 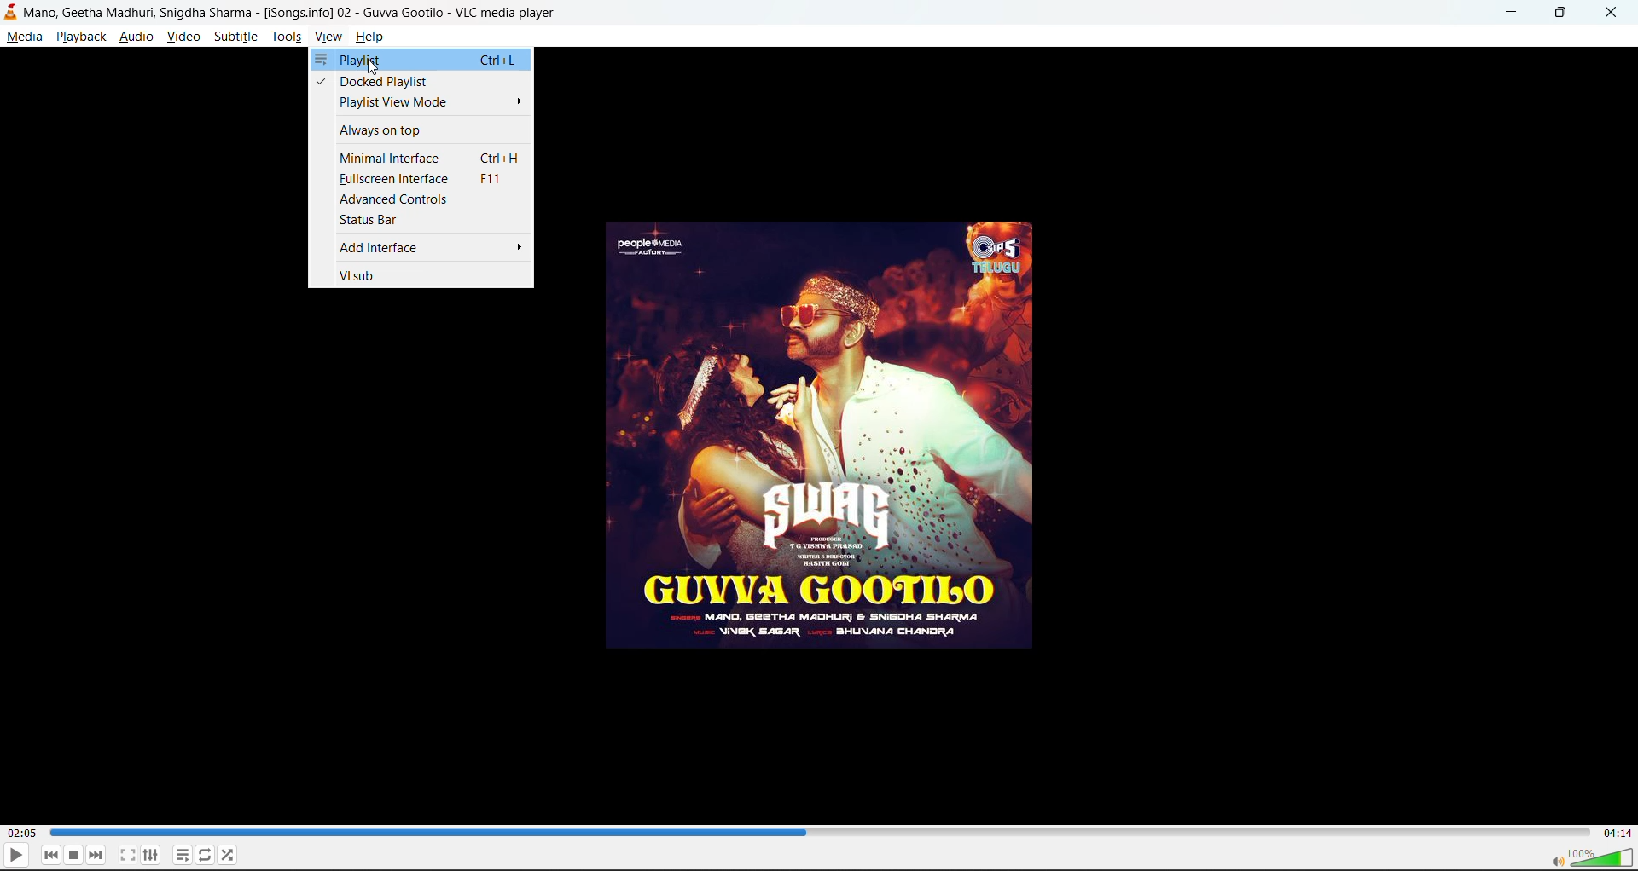 What do you see at coordinates (96, 855) in the screenshot?
I see `next` at bounding box center [96, 855].